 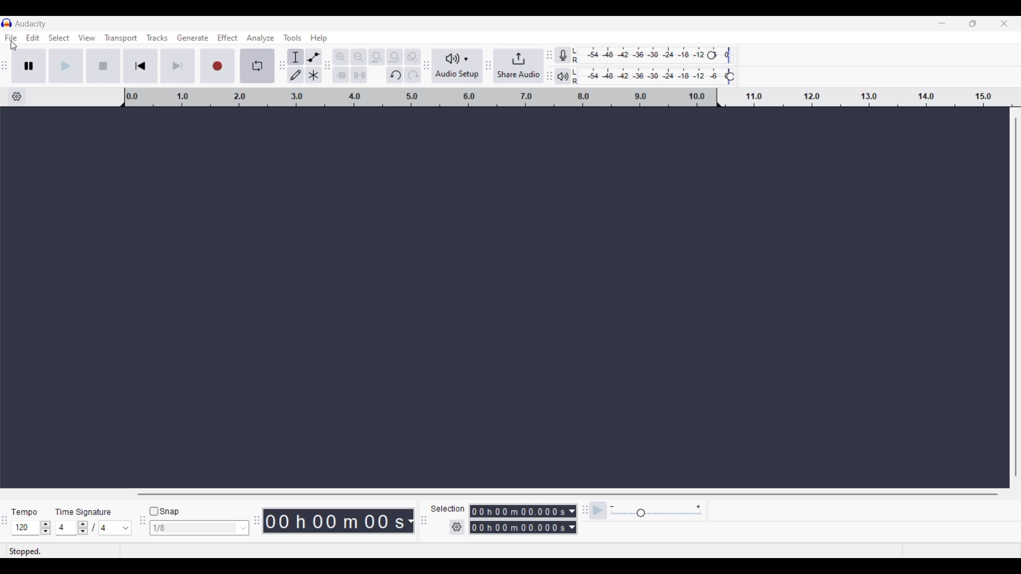 What do you see at coordinates (376, 57) in the screenshot?
I see `Fit selection to width` at bounding box center [376, 57].